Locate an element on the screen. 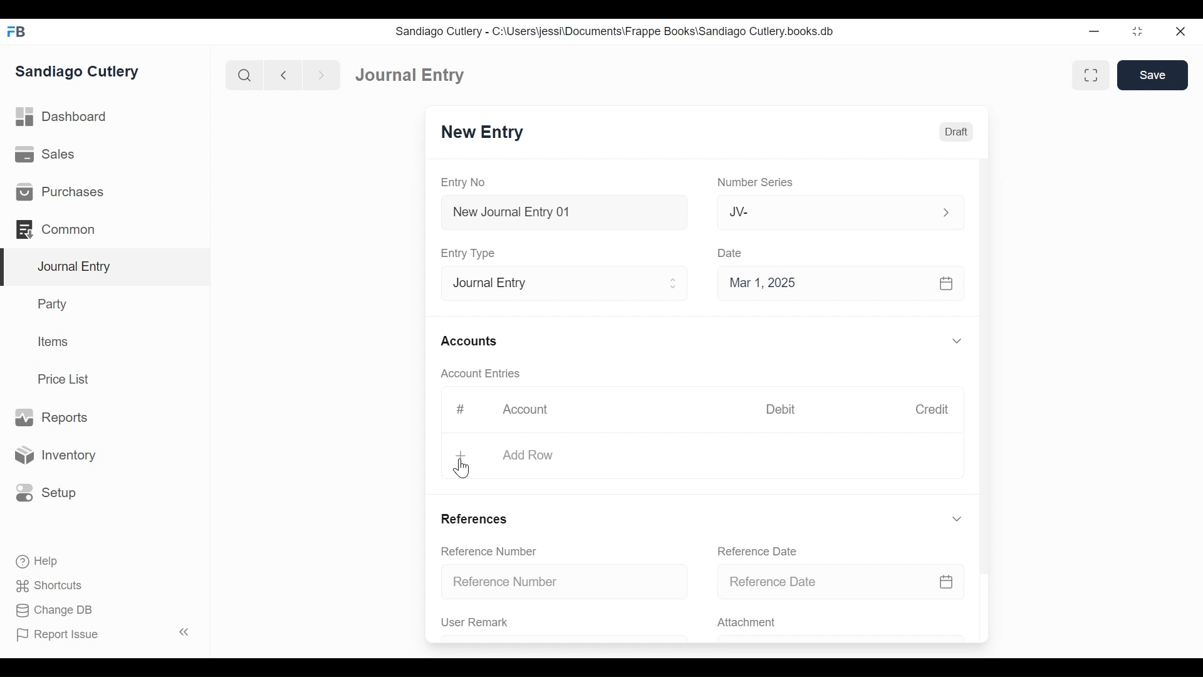 This screenshot has width=1203, height=677. back is located at coordinates (283, 74).